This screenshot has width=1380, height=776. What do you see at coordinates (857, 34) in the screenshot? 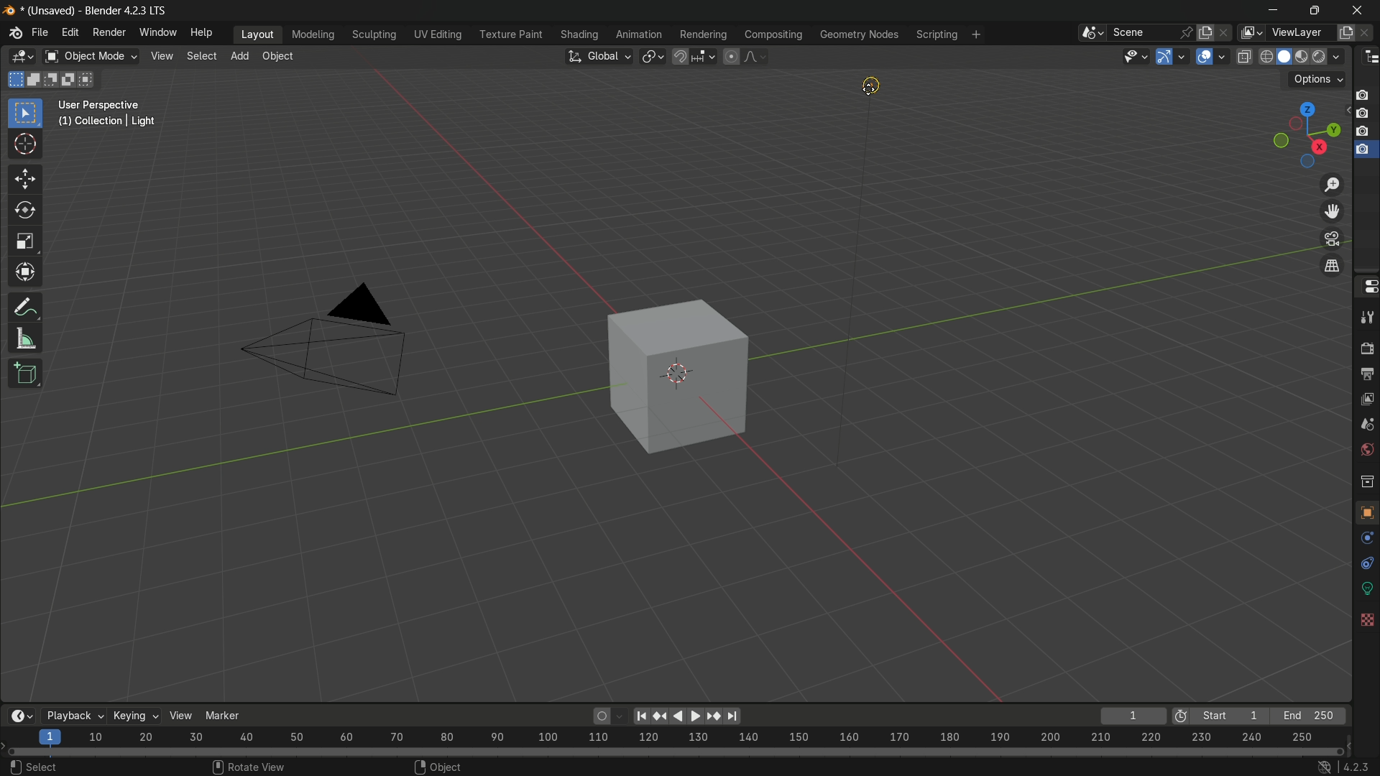
I see `geometry nodes menu` at bounding box center [857, 34].